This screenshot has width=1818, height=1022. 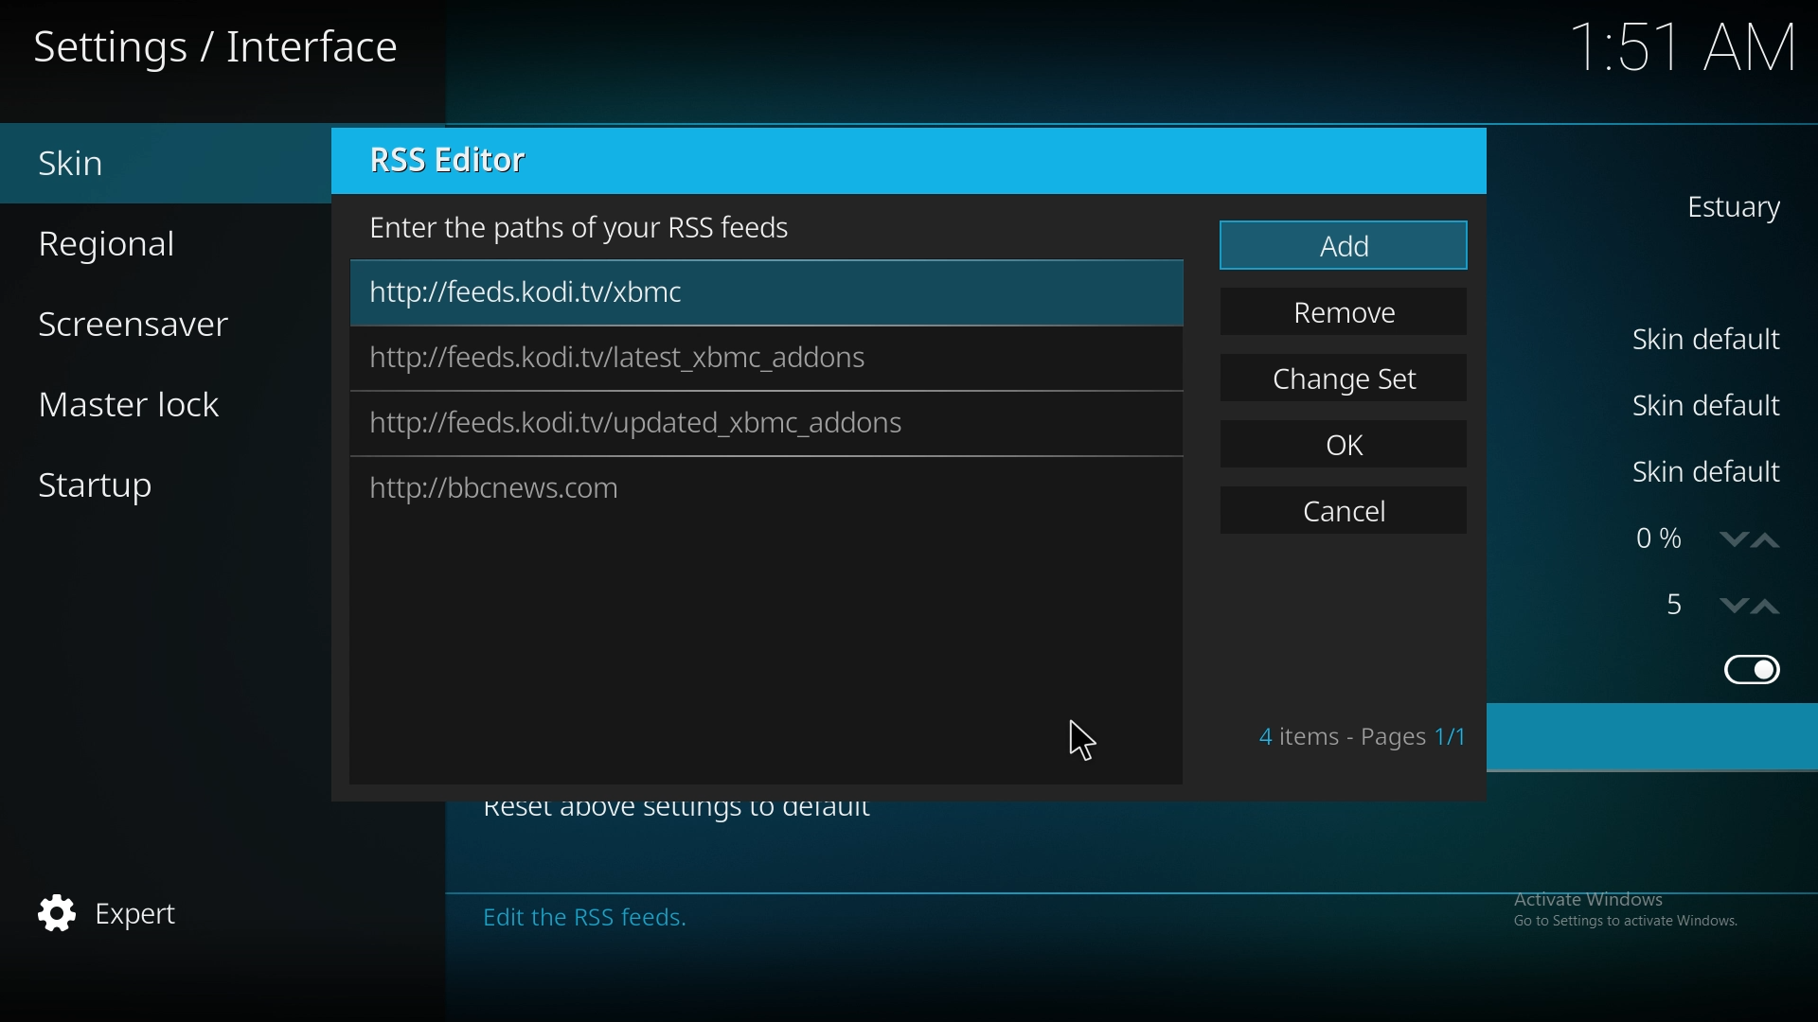 What do you see at coordinates (1687, 52) in the screenshot?
I see `1:51 AM` at bounding box center [1687, 52].